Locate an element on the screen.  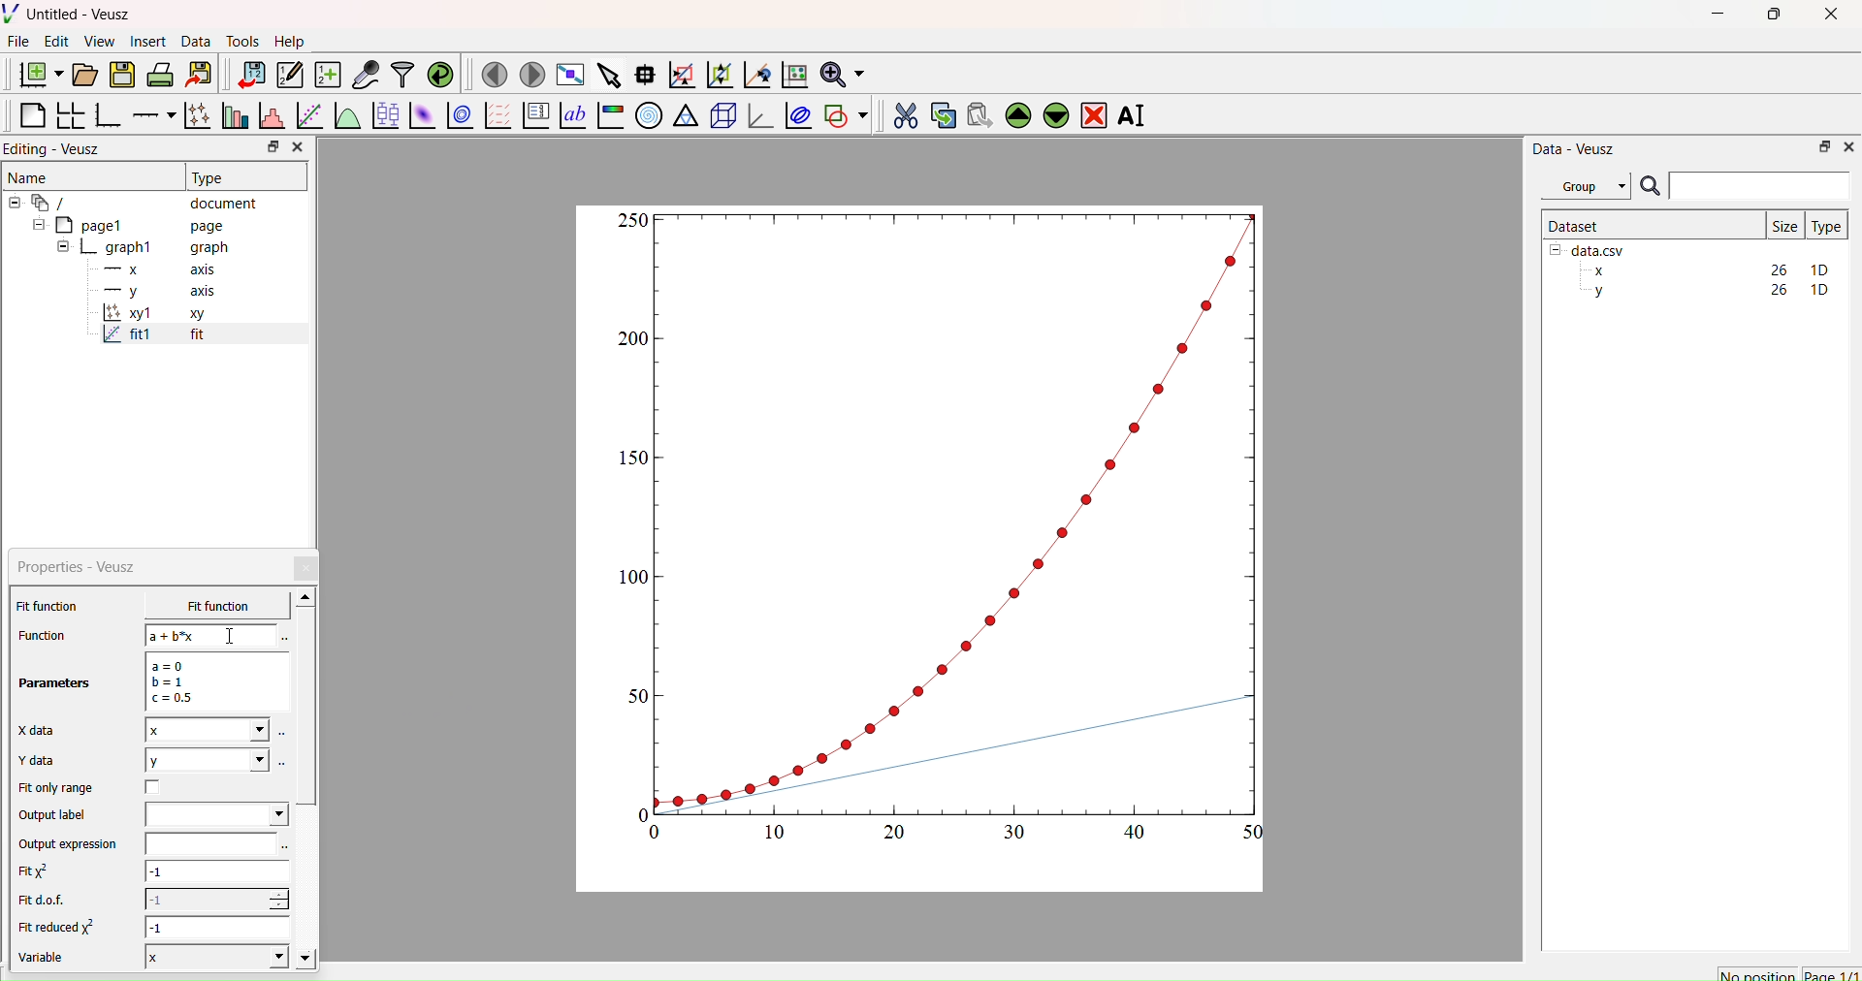
-1 is located at coordinates (217, 874).